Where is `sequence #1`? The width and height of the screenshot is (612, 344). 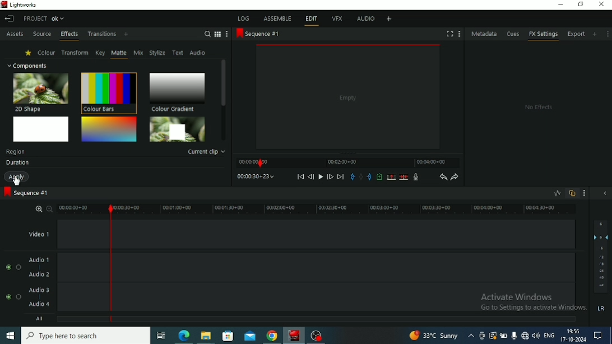 sequence #1 is located at coordinates (27, 193).